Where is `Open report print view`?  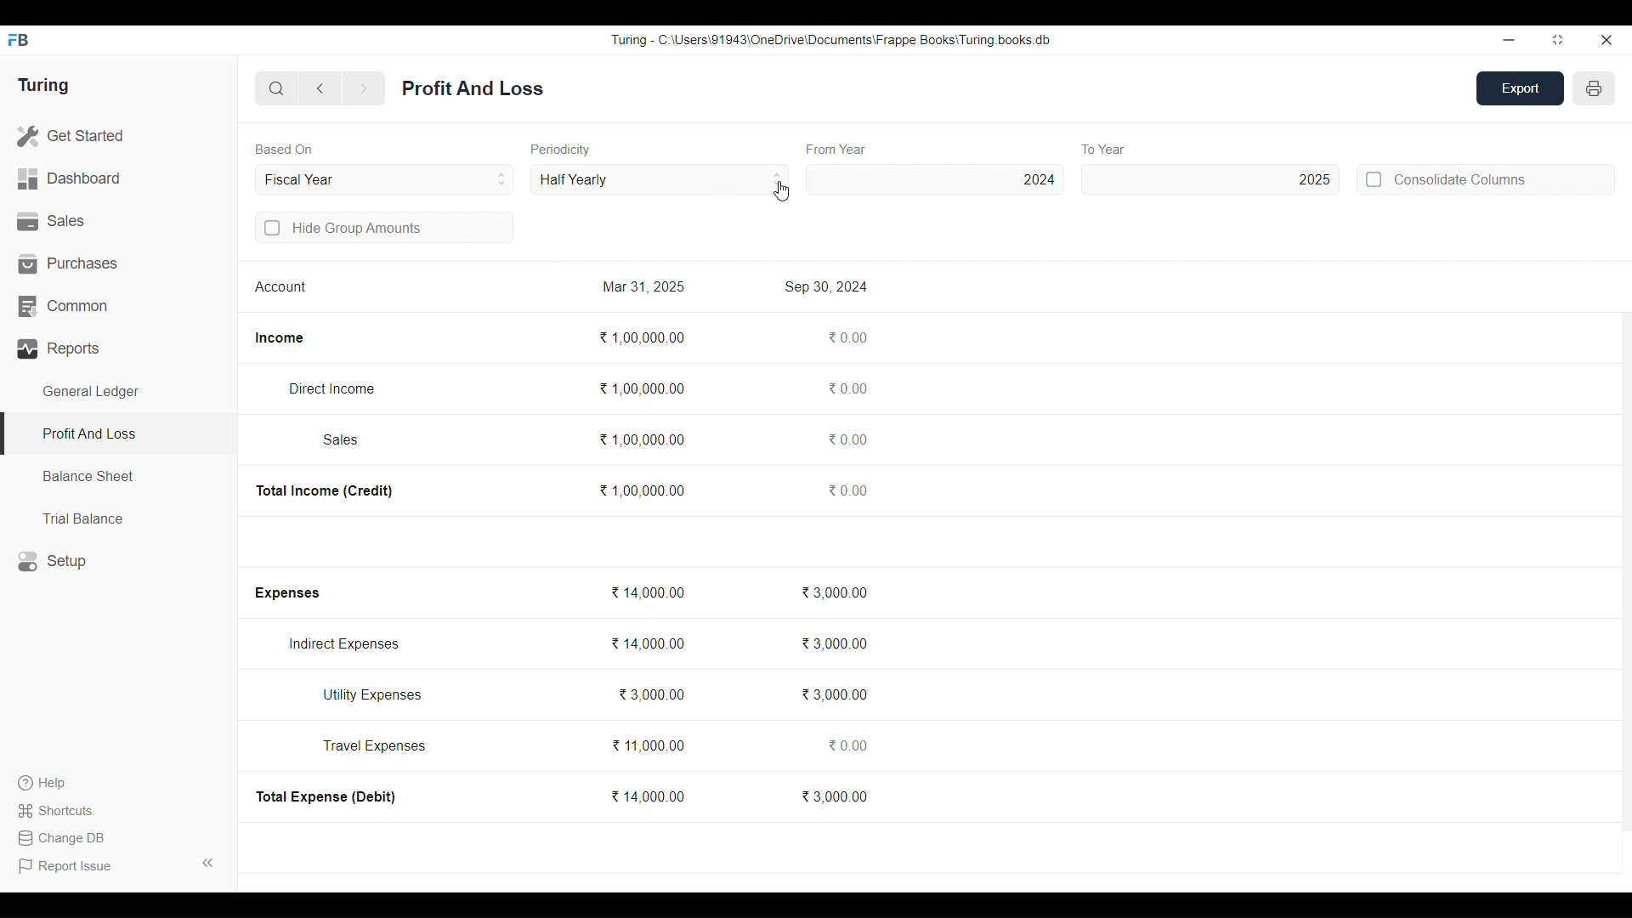
Open report print view is located at coordinates (1594, 88).